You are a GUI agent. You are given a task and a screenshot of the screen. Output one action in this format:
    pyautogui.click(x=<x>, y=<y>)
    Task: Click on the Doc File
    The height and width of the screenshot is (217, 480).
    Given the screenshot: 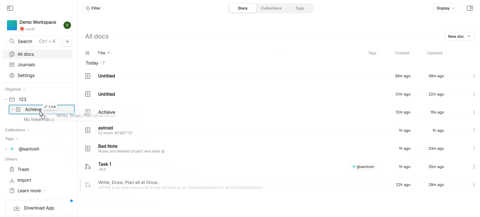 What is the action you would take?
    pyautogui.click(x=269, y=93)
    